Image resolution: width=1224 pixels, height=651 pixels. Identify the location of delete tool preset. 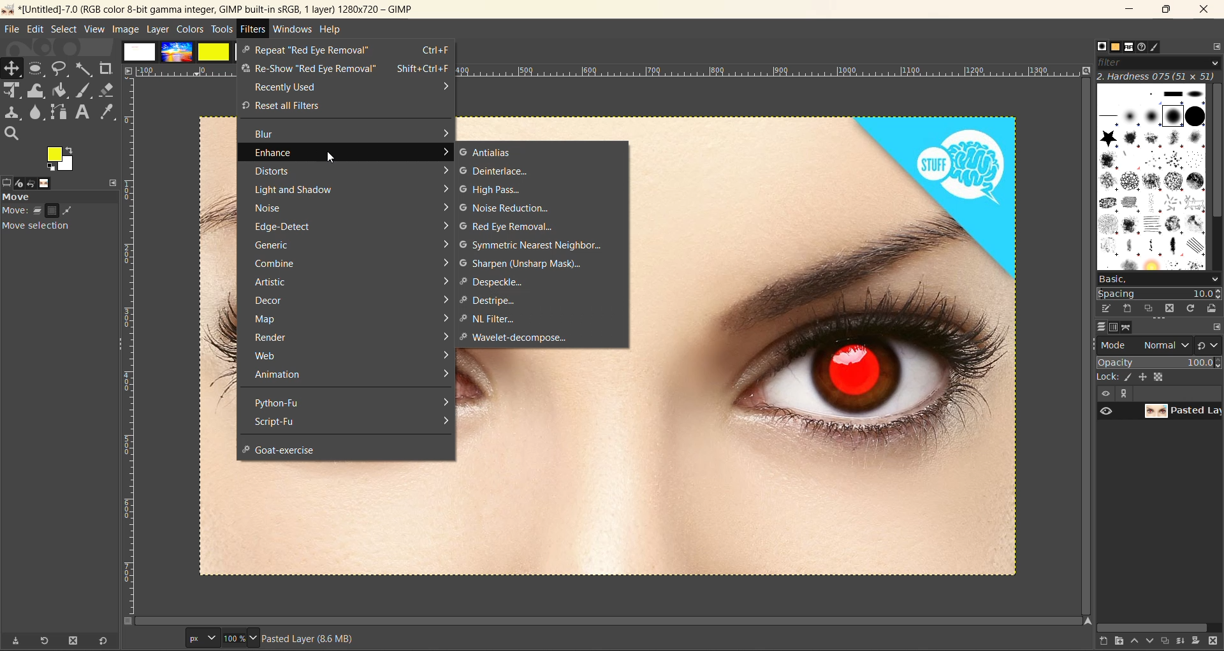
(75, 641).